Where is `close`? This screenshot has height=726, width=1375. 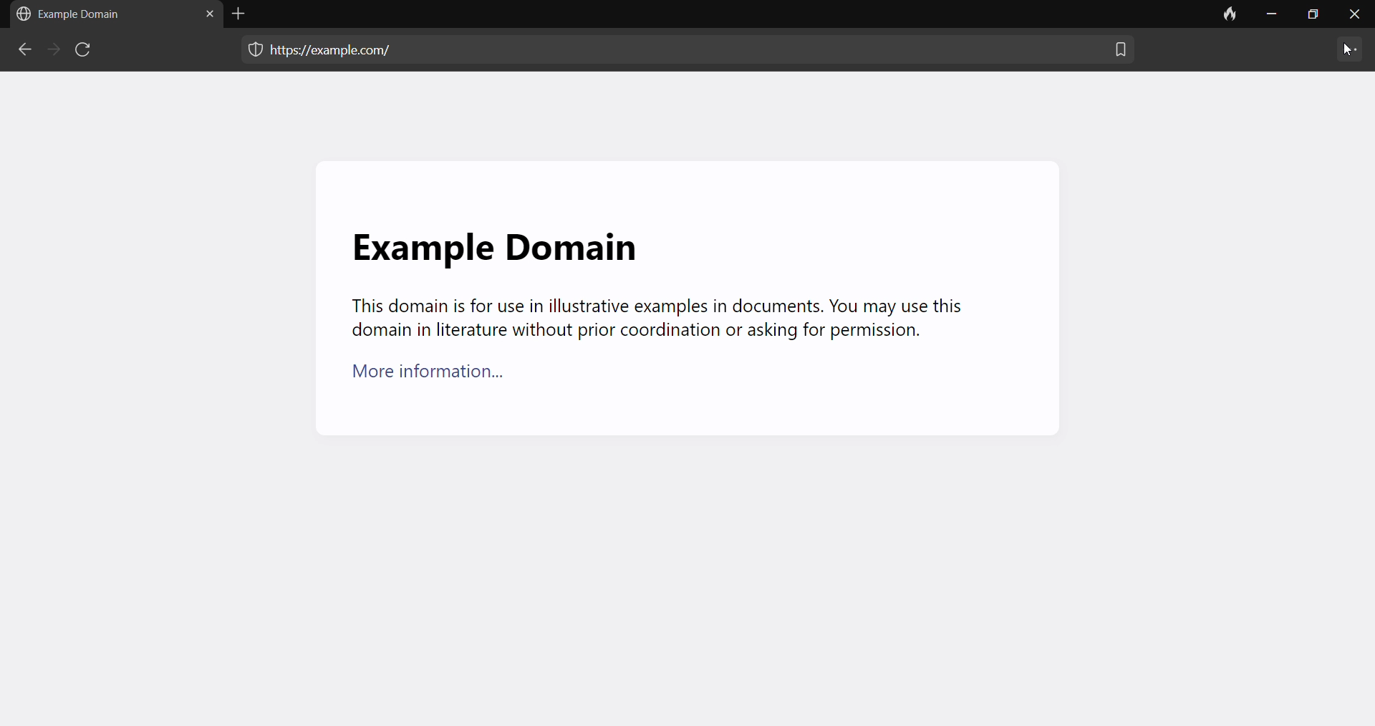
close is located at coordinates (1354, 18).